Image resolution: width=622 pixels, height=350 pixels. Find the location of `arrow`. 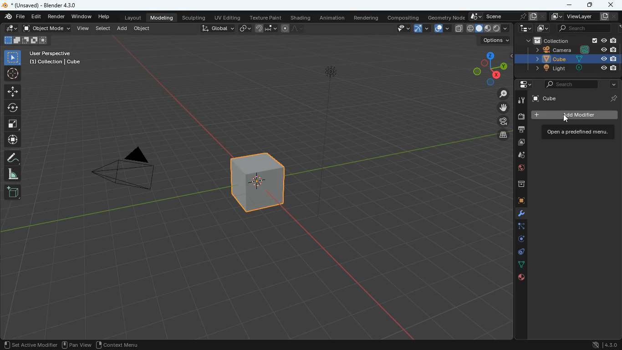

arrow is located at coordinates (421, 29).